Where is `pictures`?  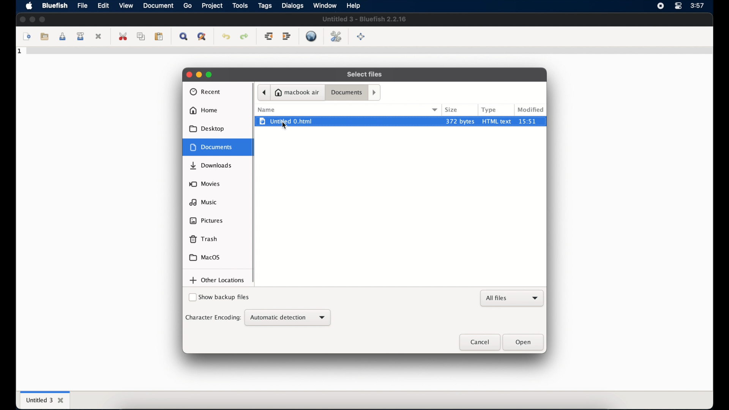
pictures is located at coordinates (207, 221).